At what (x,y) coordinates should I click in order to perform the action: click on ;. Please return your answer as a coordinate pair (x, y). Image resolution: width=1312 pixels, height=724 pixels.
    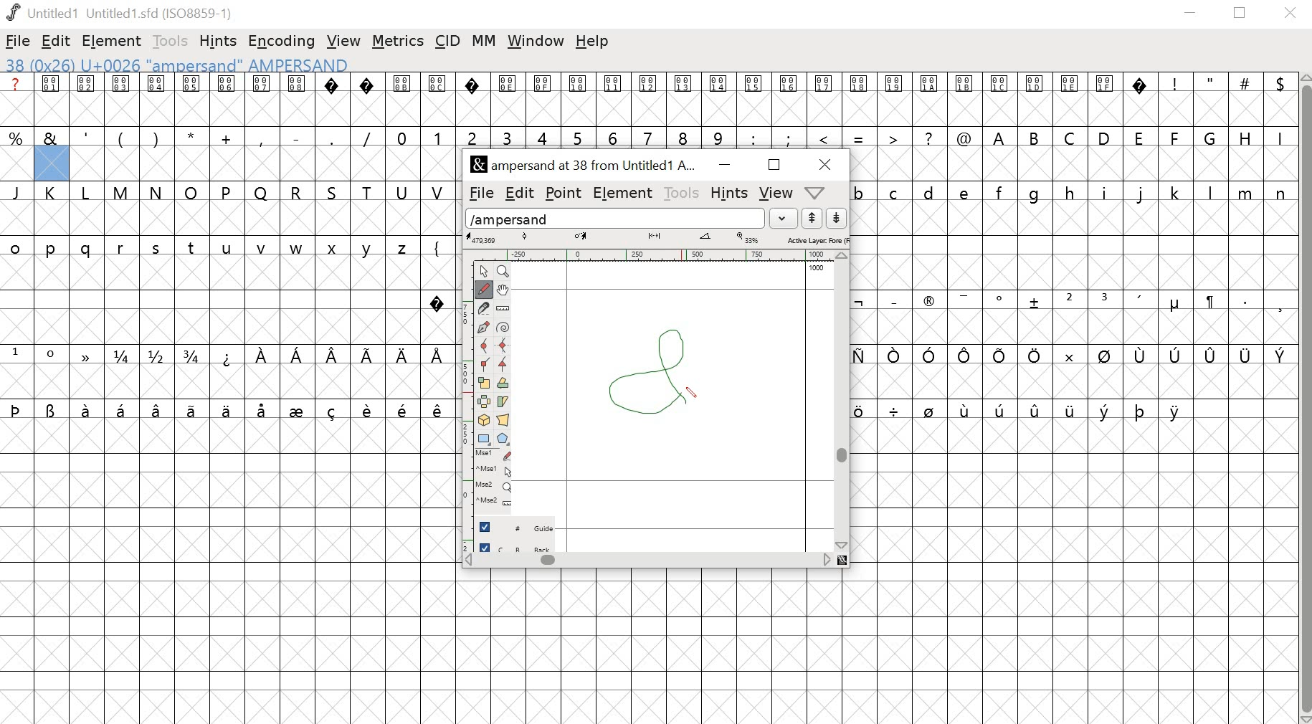
    Looking at the image, I should click on (790, 138).